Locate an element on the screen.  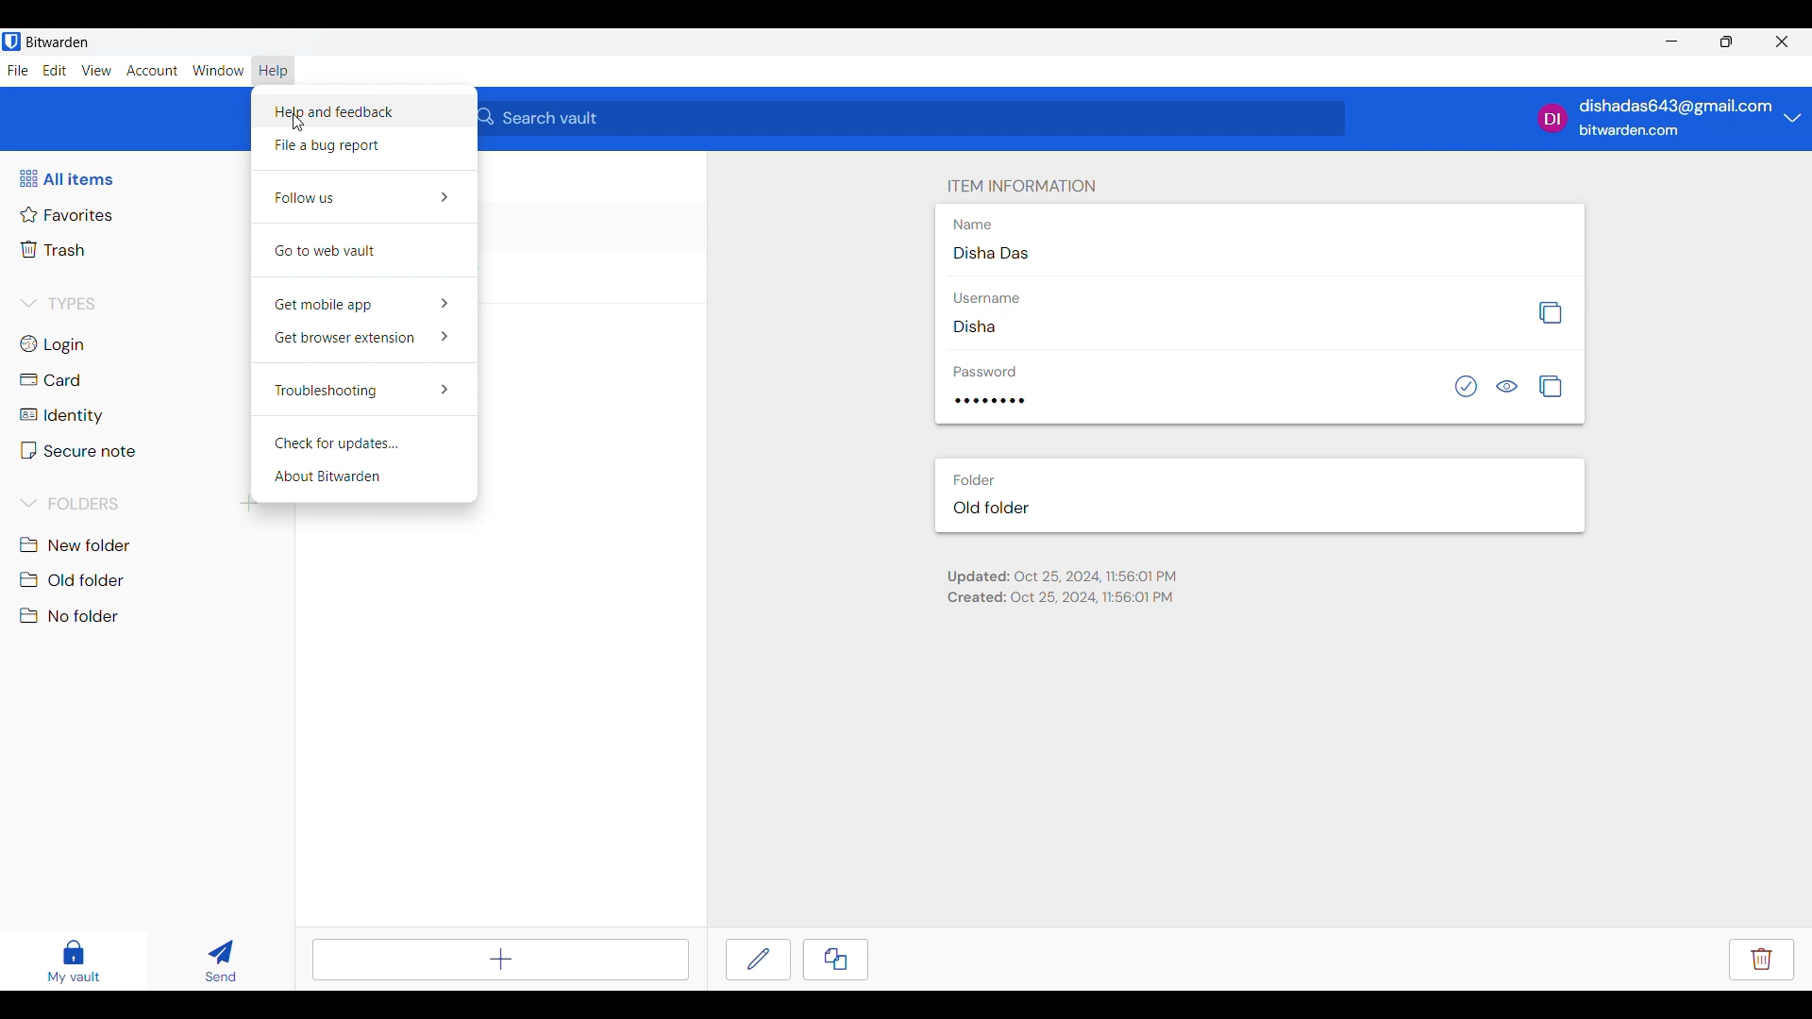
Old folder is located at coordinates (76, 580).